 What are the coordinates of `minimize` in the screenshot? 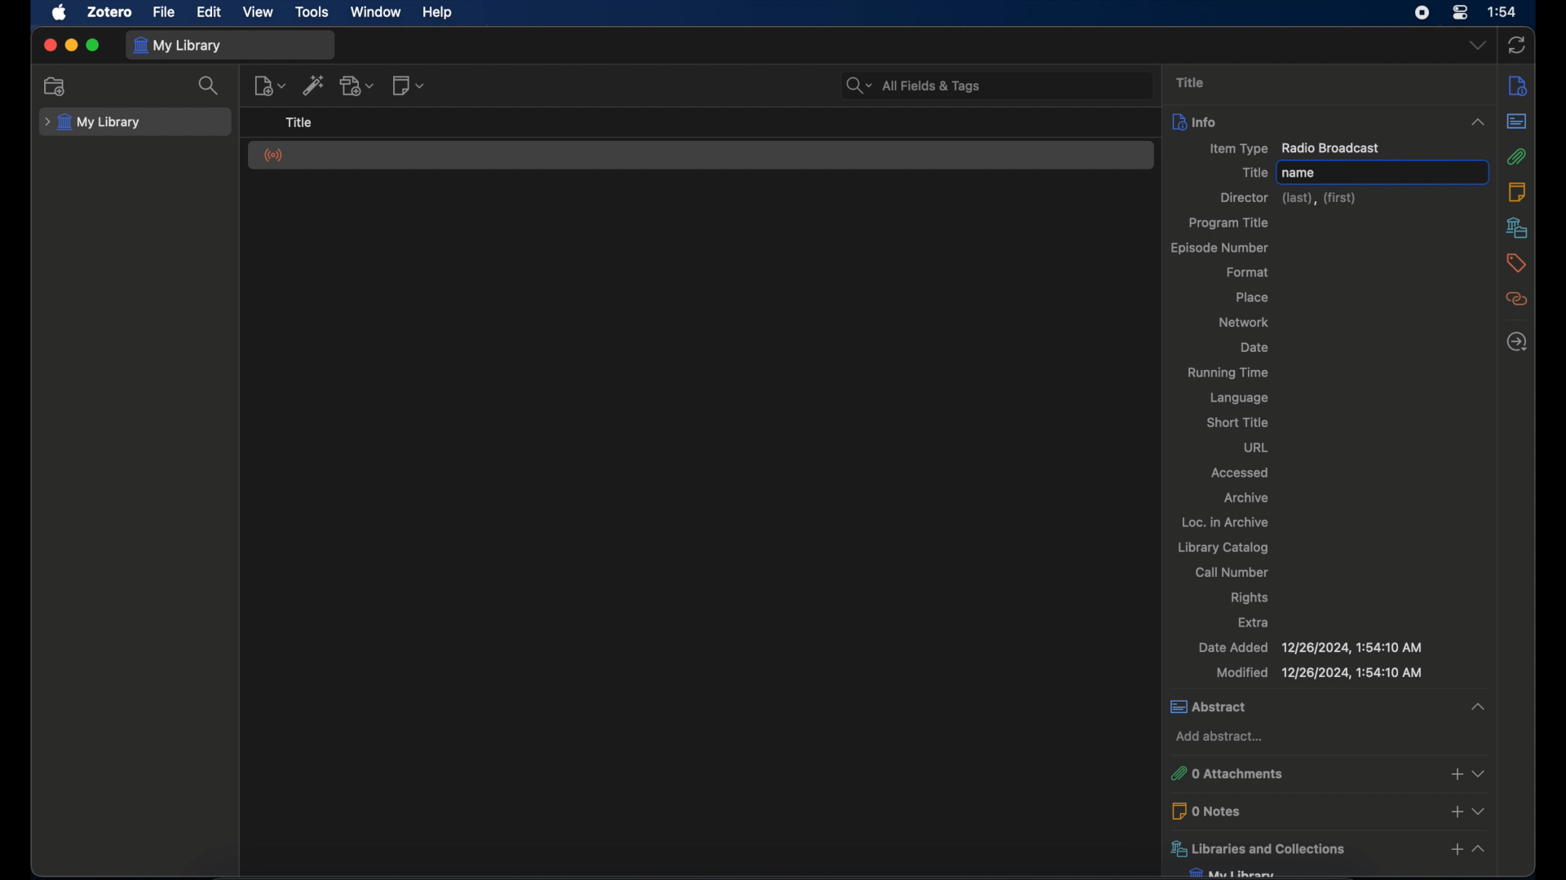 It's located at (73, 46).